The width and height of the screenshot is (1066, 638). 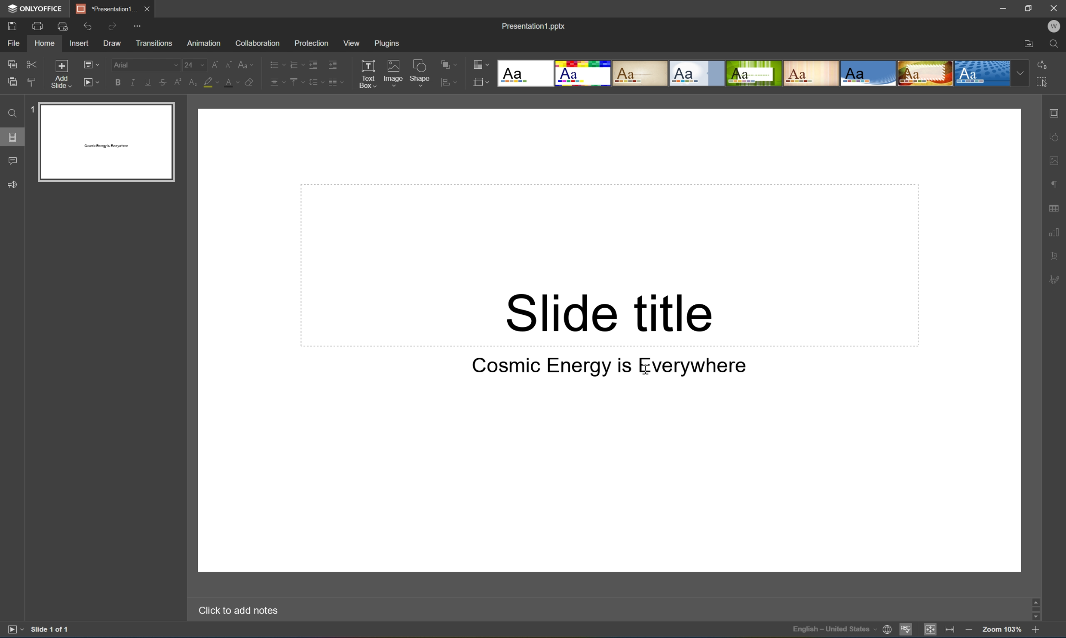 I want to click on Slide show, so click(x=13, y=631).